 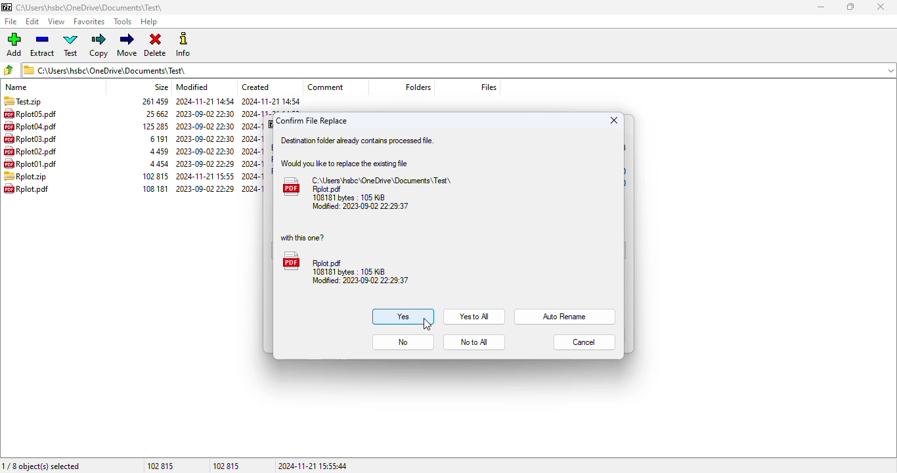 What do you see at coordinates (821, 7) in the screenshot?
I see `minimize` at bounding box center [821, 7].